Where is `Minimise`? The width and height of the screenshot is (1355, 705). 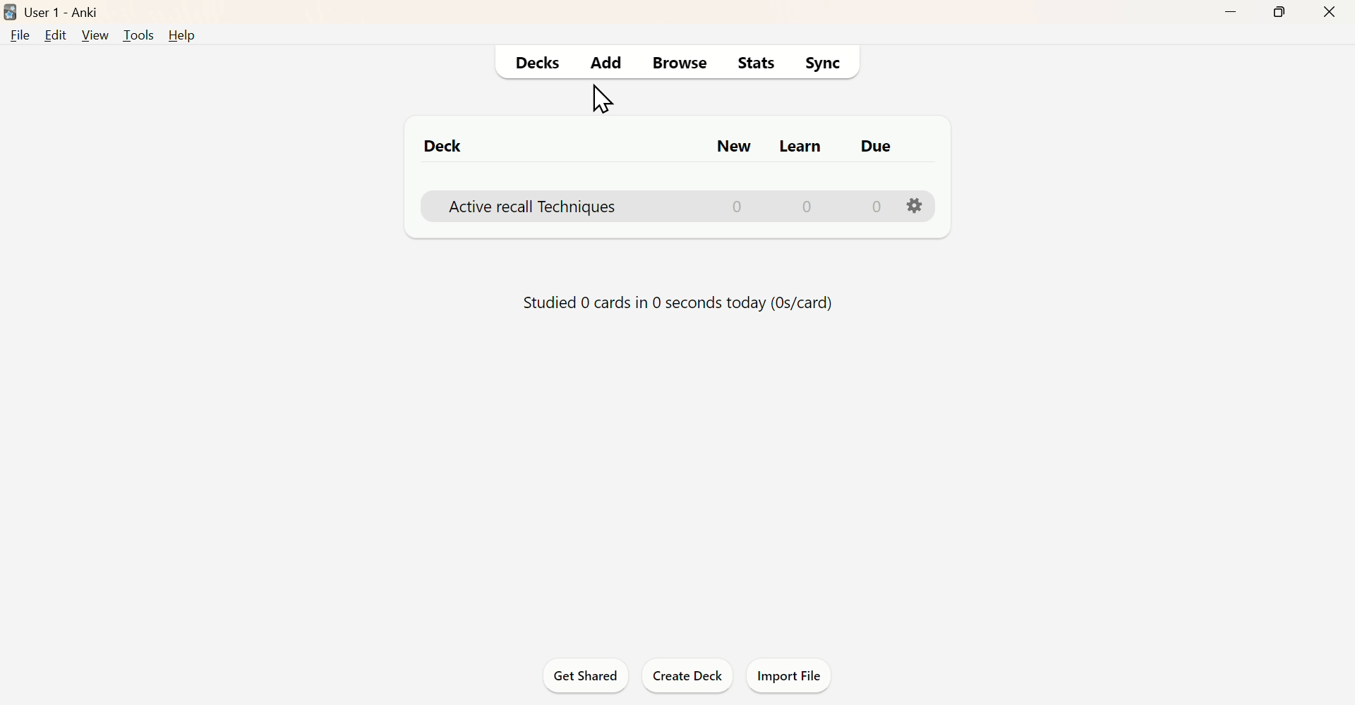 Minimise is located at coordinates (1231, 13).